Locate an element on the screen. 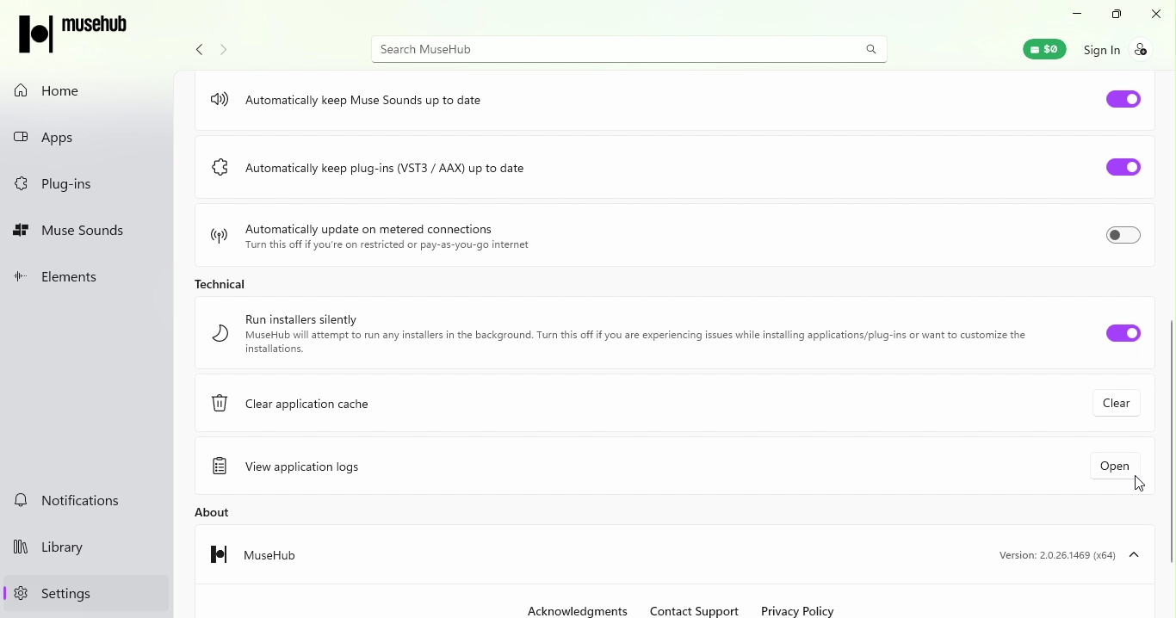  Toggle Automatically keep muse sounds up to date is located at coordinates (1123, 99).